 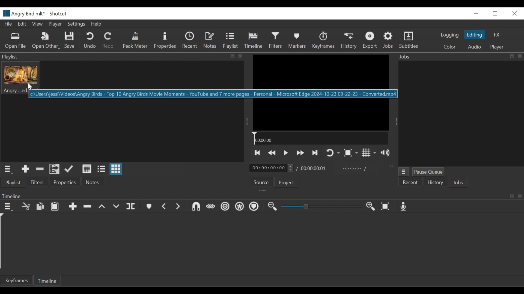 What do you see at coordinates (286, 153) in the screenshot?
I see `Toggle play or pause (space)` at bounding box center [286, 153].